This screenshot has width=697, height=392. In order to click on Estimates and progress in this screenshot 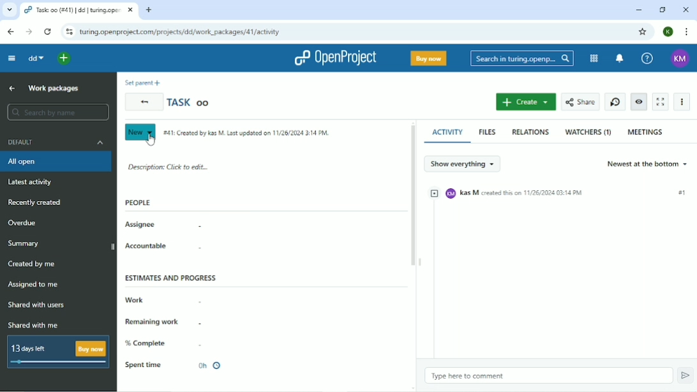, I will do `click(171, 278)`.